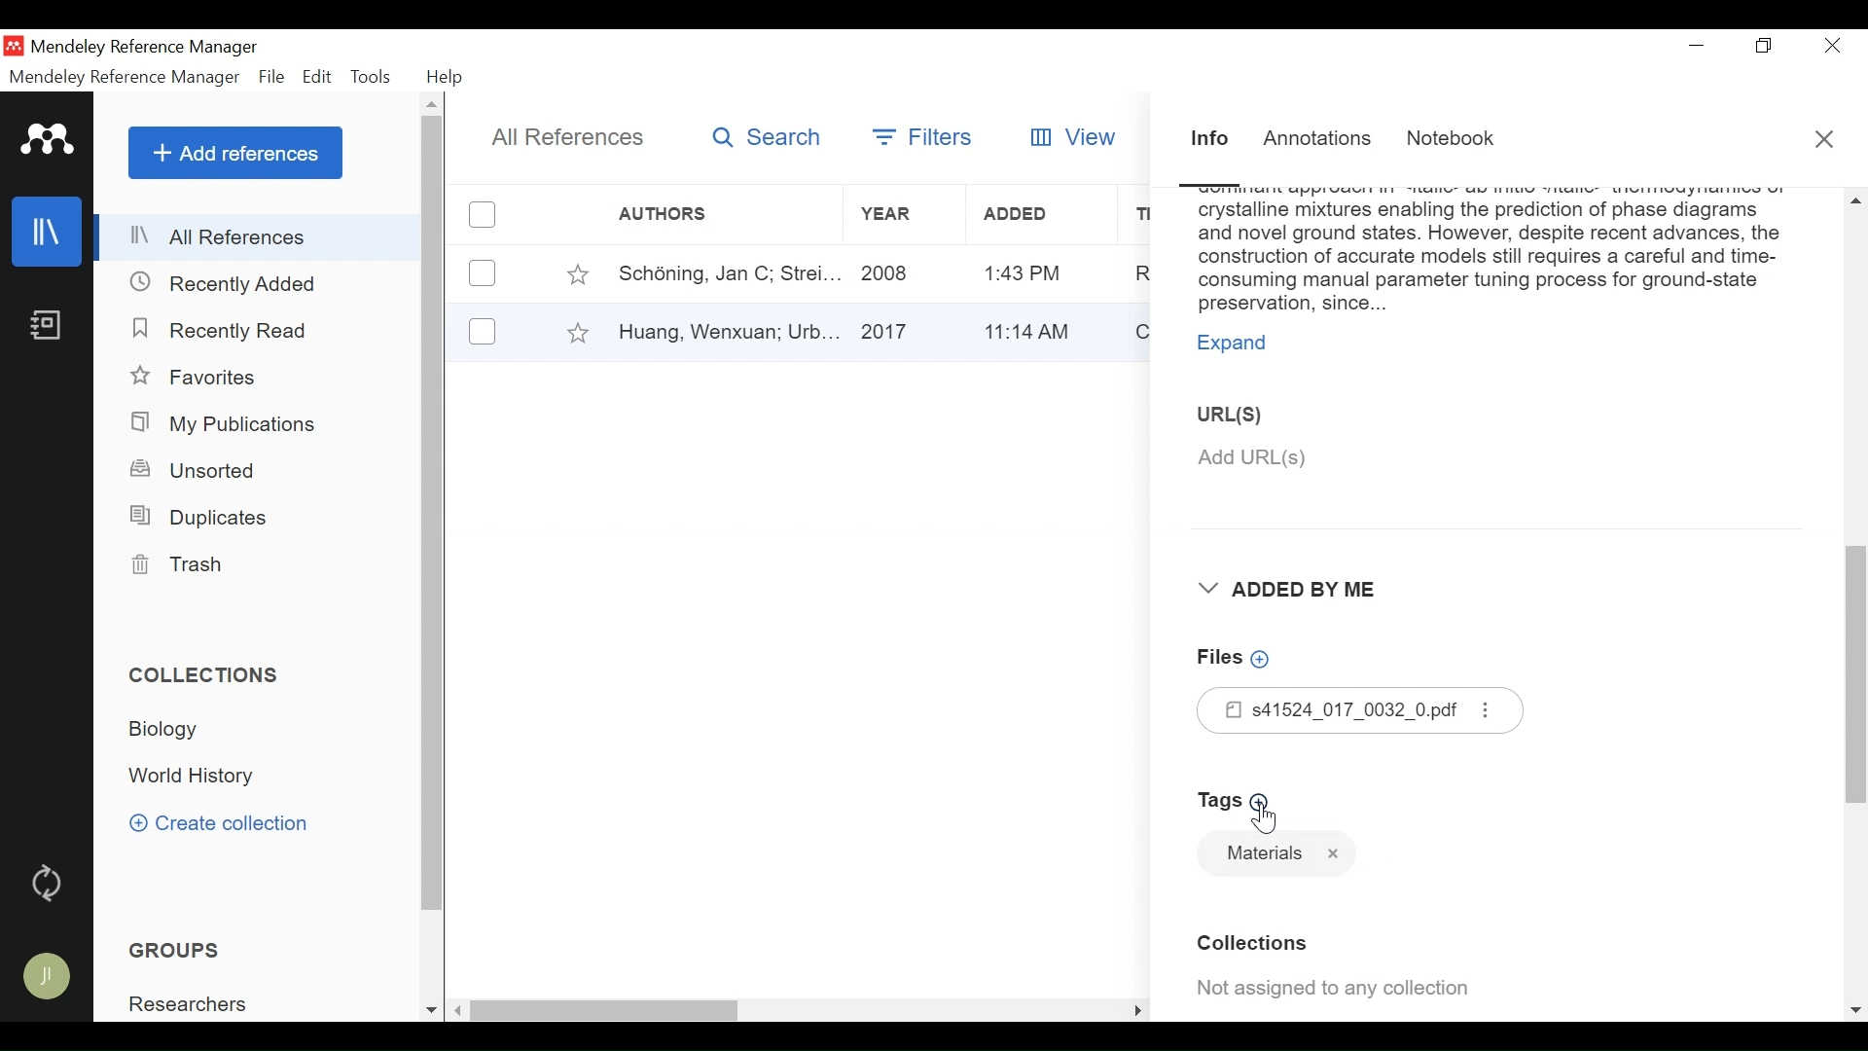  I want to click on Collection, so click(195, 778).